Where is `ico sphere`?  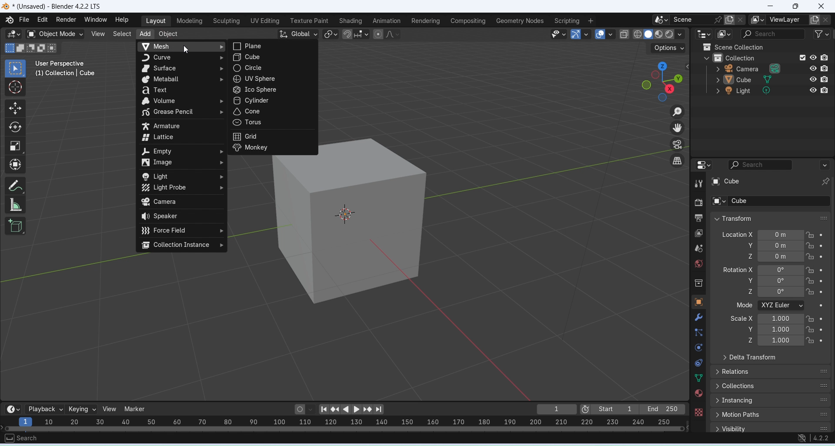
ico sphere is located at coordinates (271, 90).